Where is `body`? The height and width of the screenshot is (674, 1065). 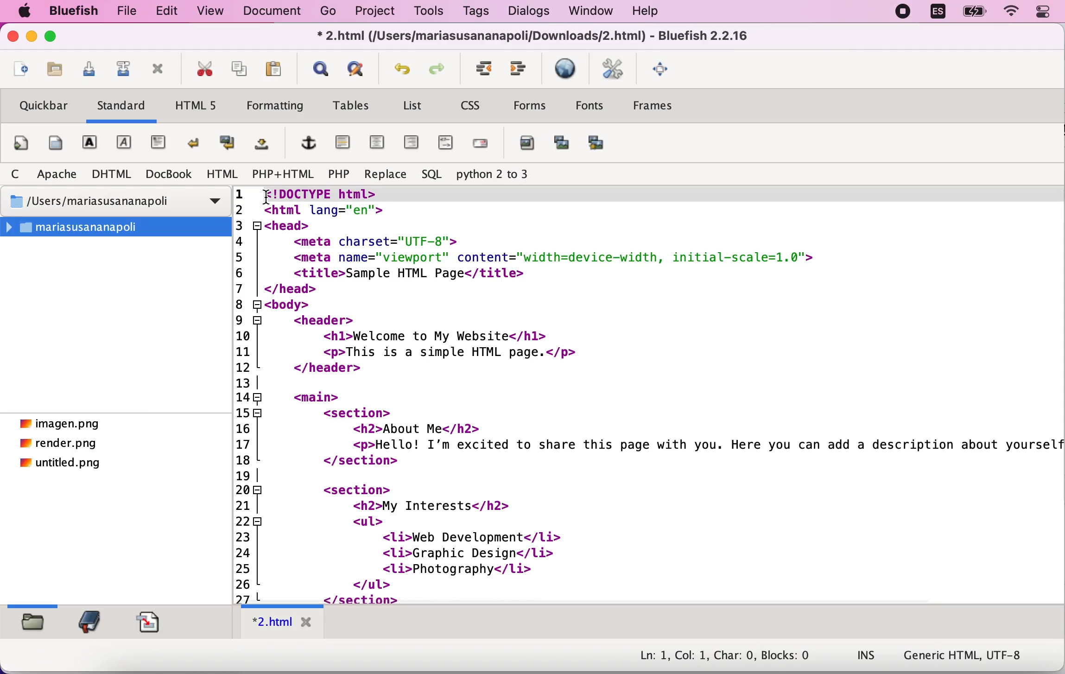 body is located at coordinates (53, 143).